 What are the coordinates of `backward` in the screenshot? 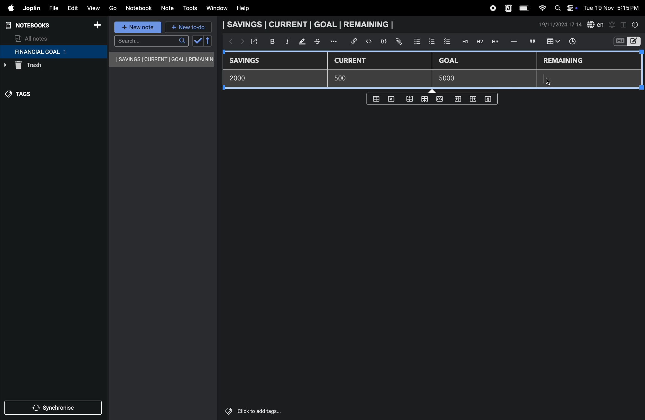 It's located at (229, 42).